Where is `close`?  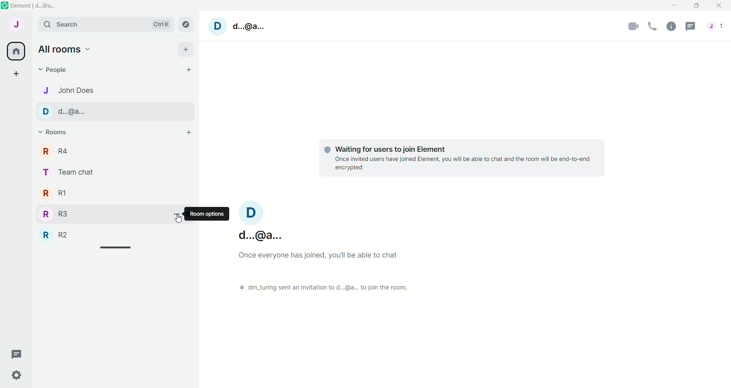 close is located at coordinates (721, 6).